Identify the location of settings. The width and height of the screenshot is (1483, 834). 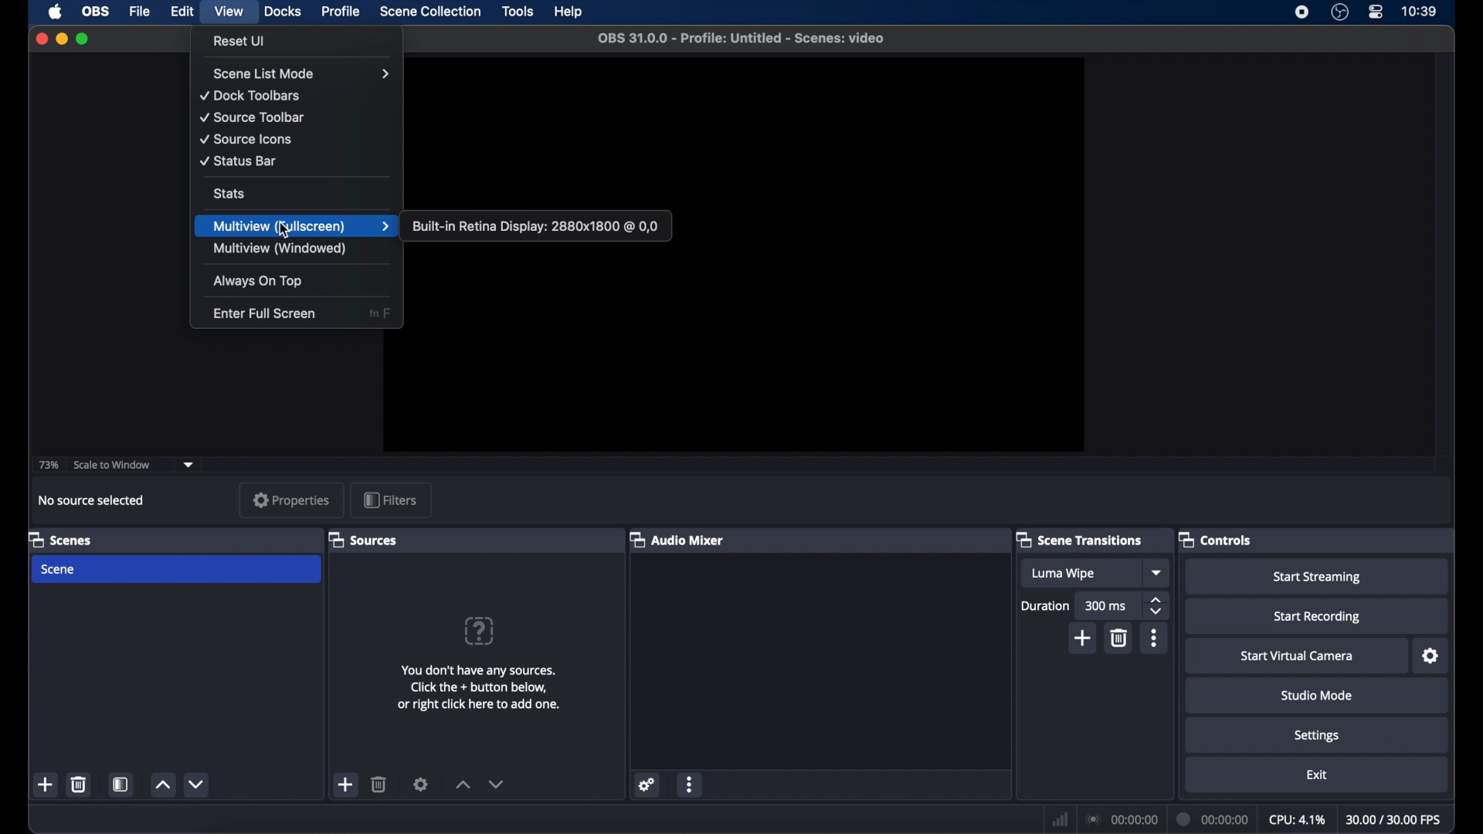
(421, 784).